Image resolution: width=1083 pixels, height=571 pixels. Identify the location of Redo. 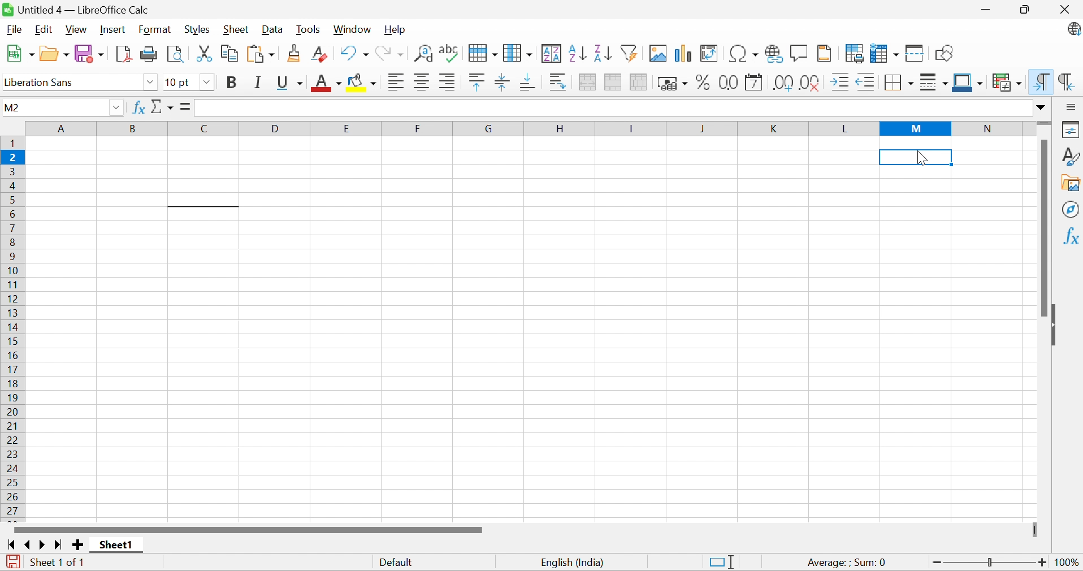
(389, 55).